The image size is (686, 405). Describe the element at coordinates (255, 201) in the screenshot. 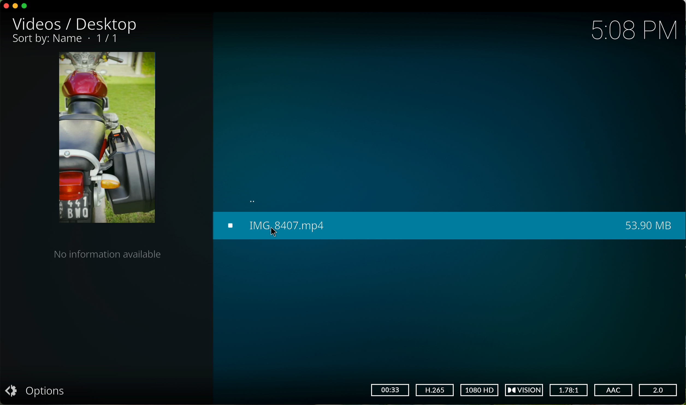

I see `back` at that location.